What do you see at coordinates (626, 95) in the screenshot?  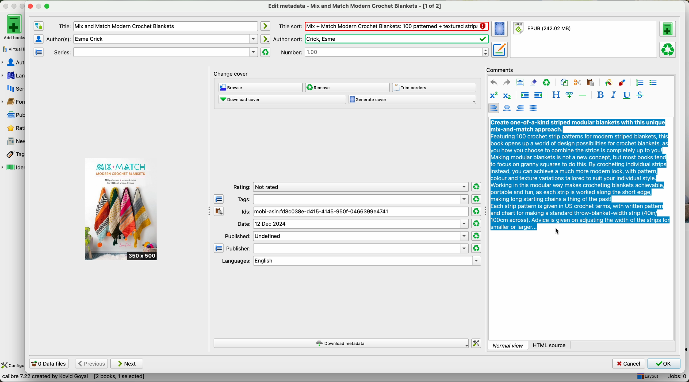 I see `underline` at bounding box center [626, 95].